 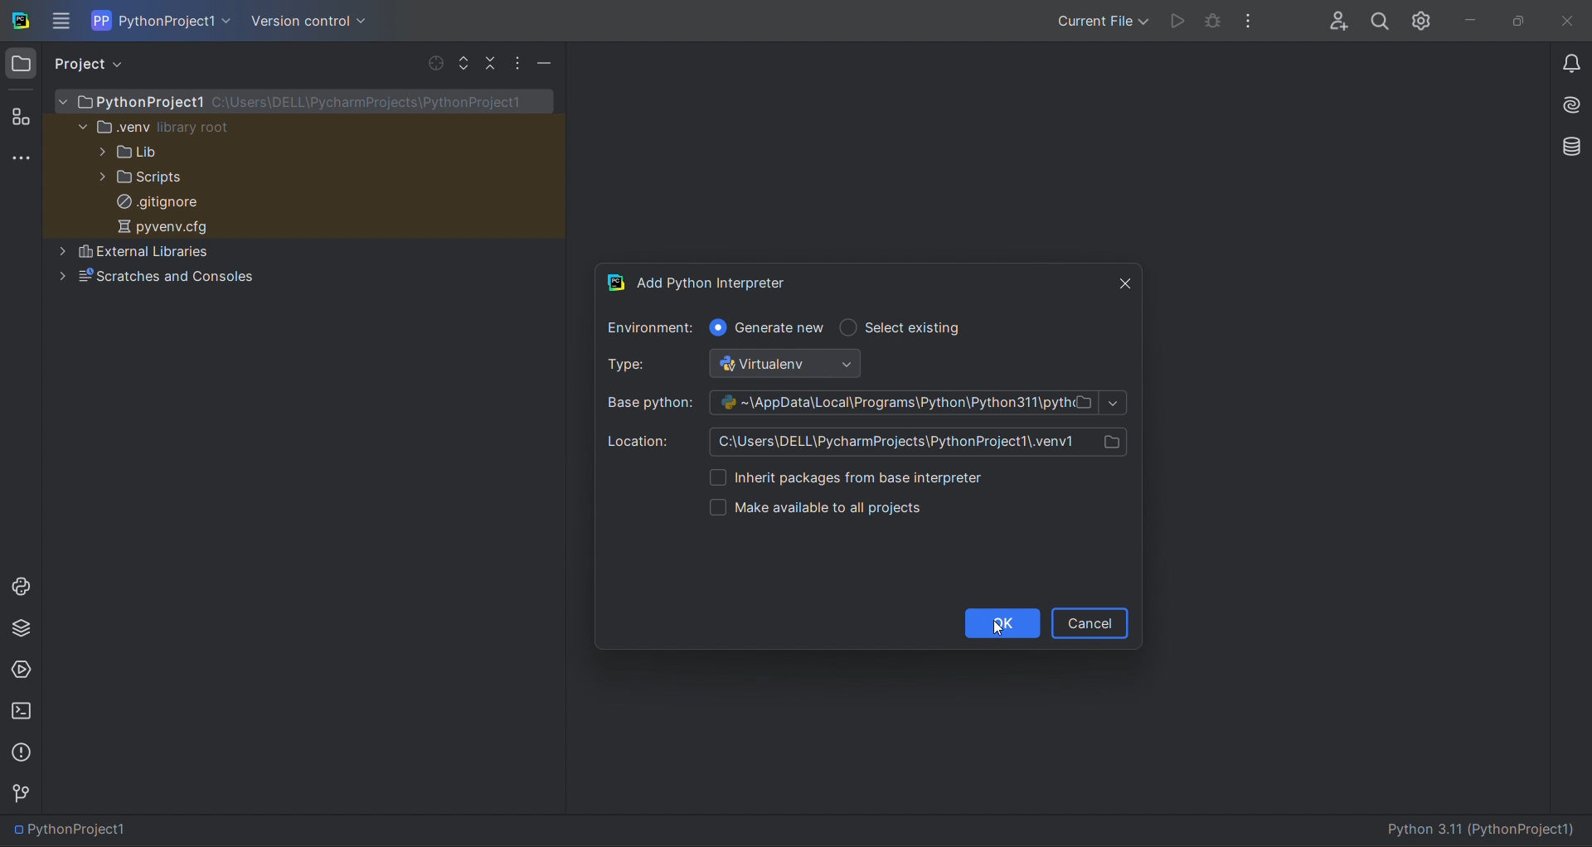 I want to click on more actions, so click(x=1255, y=19).